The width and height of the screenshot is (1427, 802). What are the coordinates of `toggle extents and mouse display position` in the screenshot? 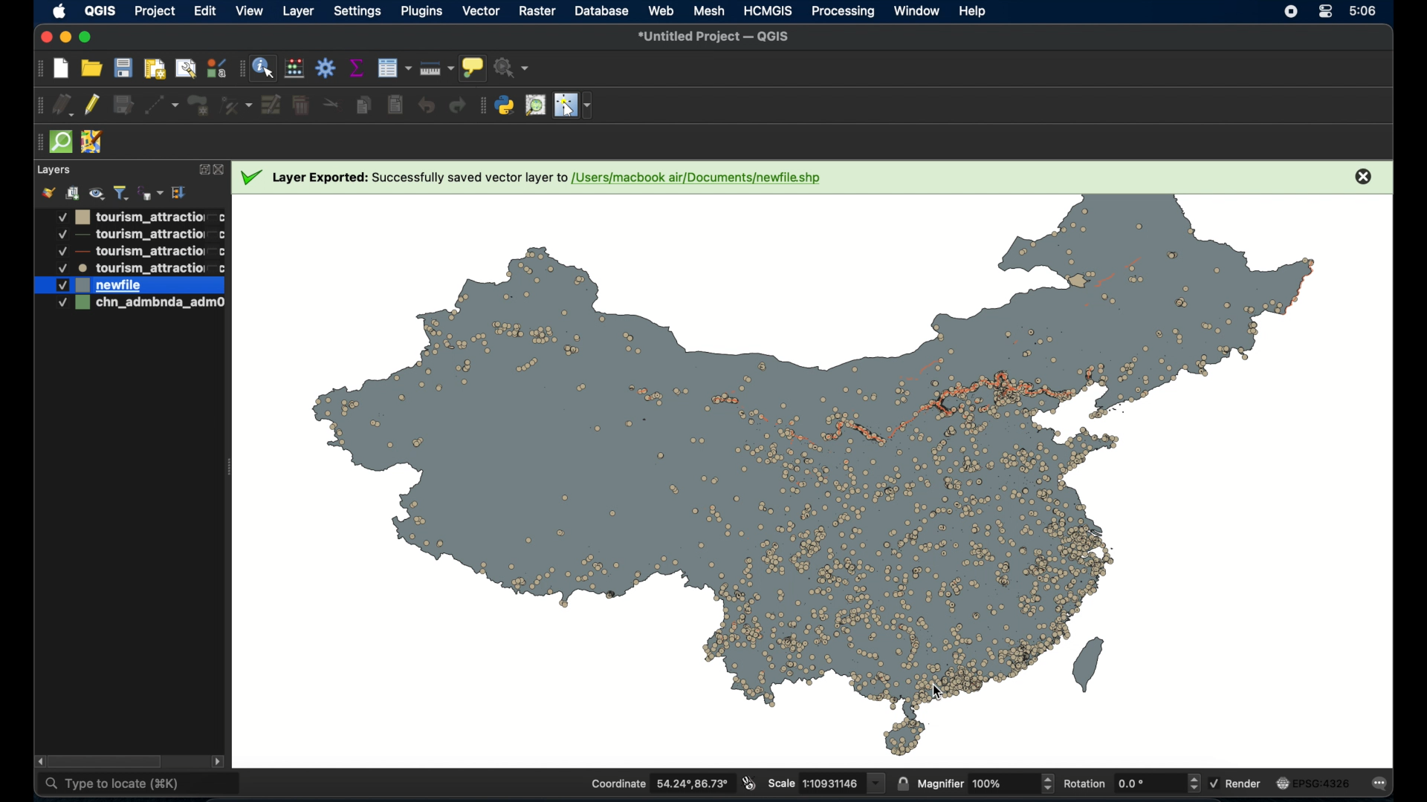 It's located at (750, 784).